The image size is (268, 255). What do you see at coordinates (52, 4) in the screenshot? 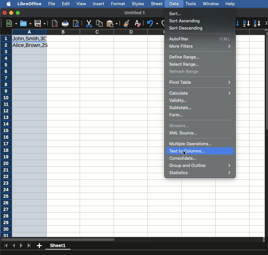
I see `File` at bounding box center [52, 4].